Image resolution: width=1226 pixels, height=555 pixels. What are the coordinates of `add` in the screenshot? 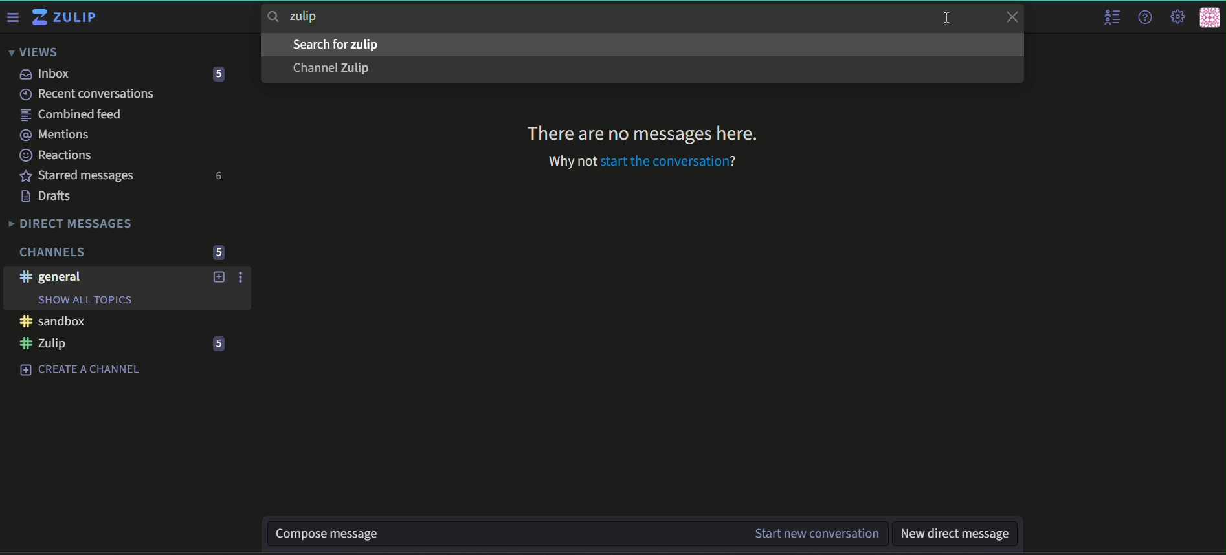 It's located at (219, 277).